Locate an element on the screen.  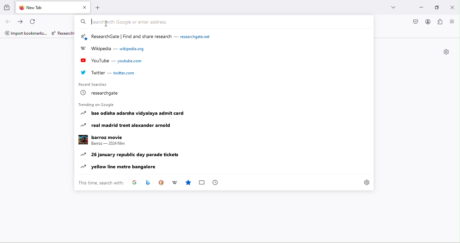
favourites is located at coordinates (188, 183).